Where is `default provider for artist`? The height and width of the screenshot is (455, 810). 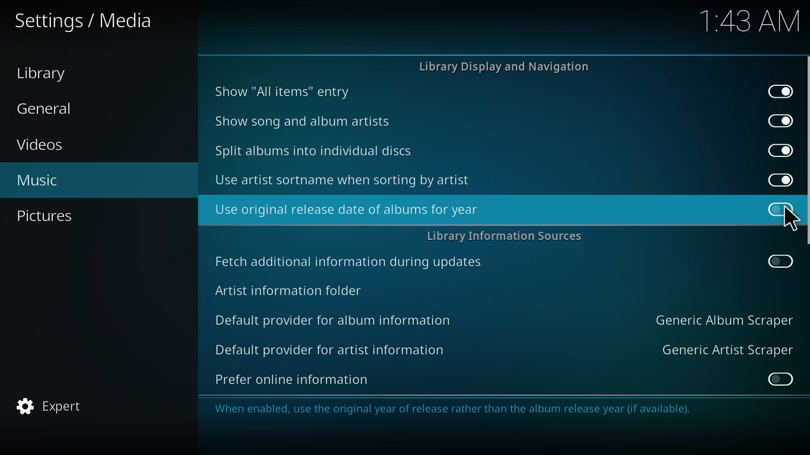
default provider for artist is located at coordinates (329, 349).